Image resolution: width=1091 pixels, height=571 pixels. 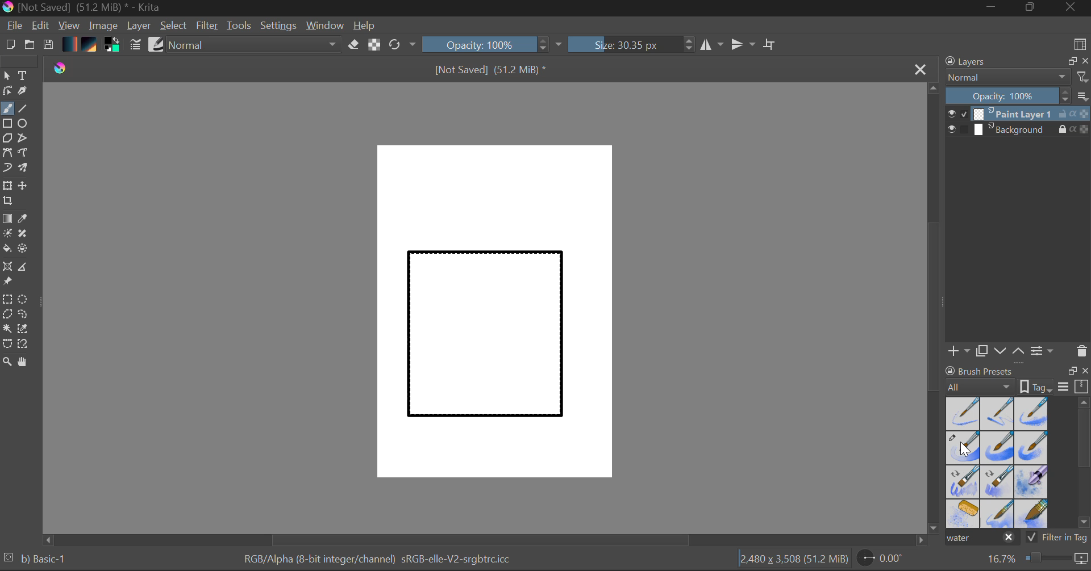 I want to click on Open, so click(x=31, y=46).